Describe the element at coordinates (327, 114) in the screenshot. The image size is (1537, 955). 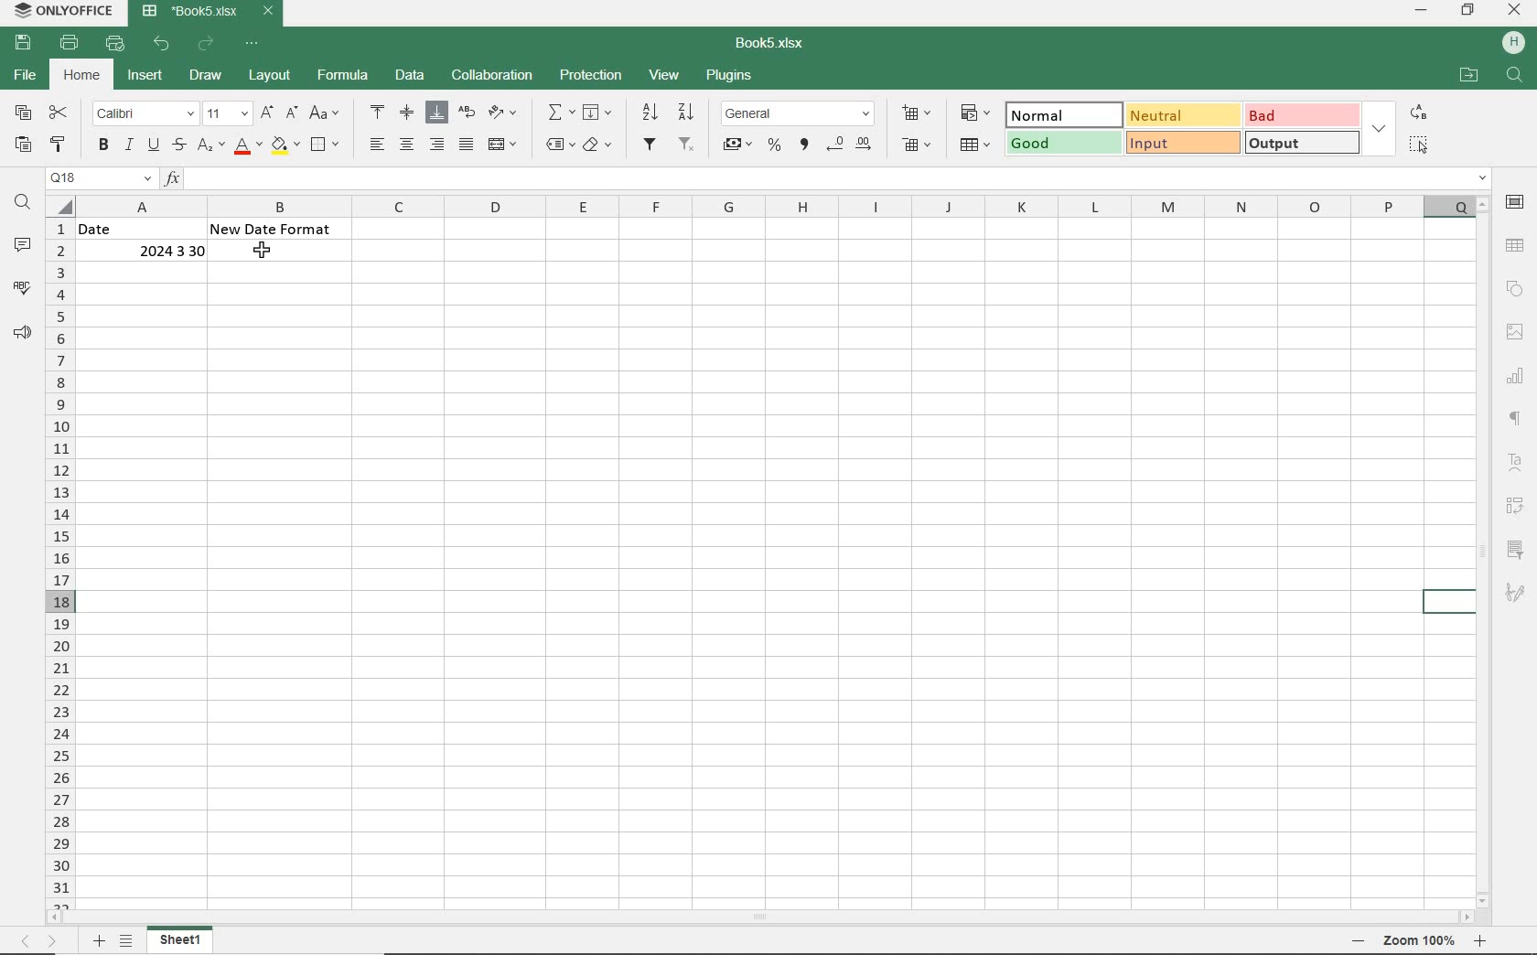
I see `CHANGE CASE` at that location.